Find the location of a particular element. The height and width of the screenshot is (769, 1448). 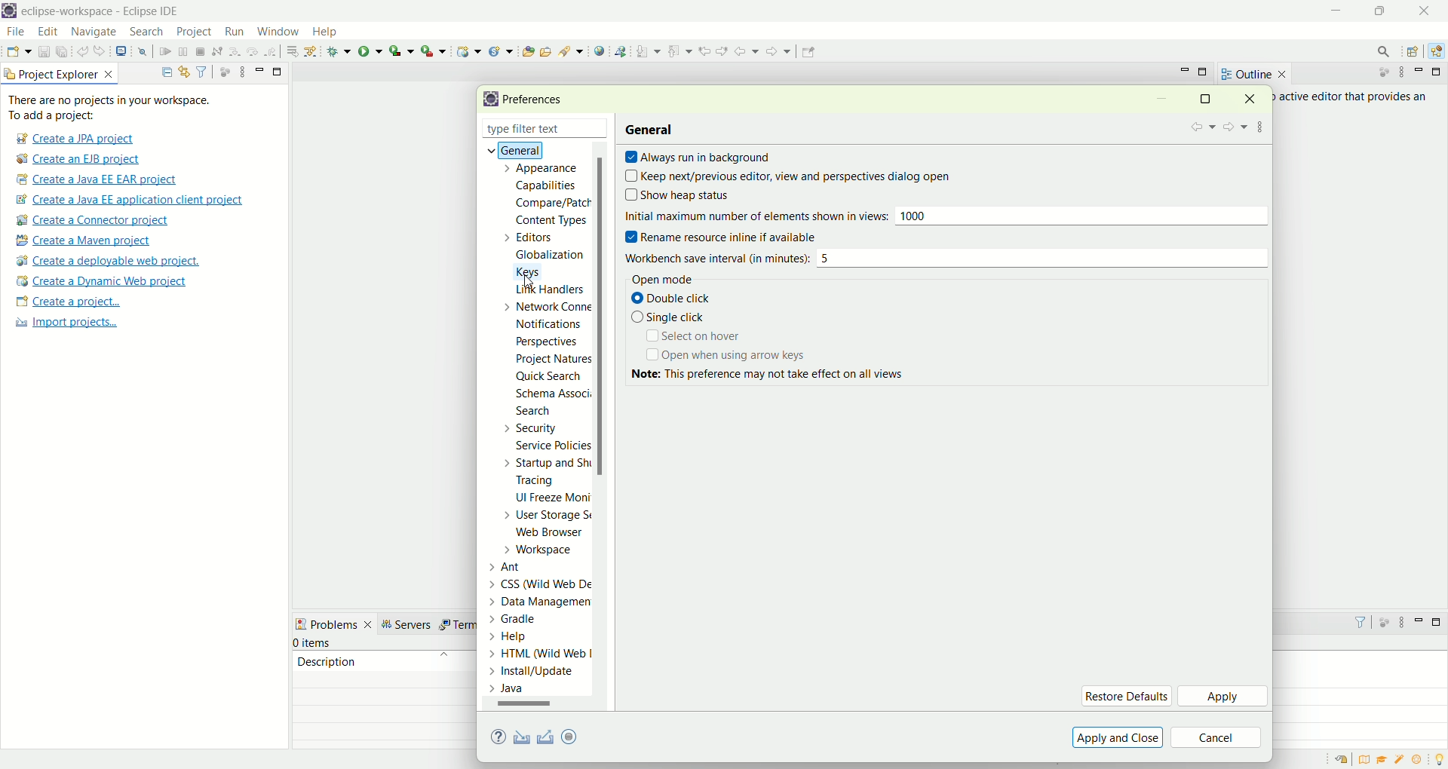

minimize is located at coordinates (1419, 620).